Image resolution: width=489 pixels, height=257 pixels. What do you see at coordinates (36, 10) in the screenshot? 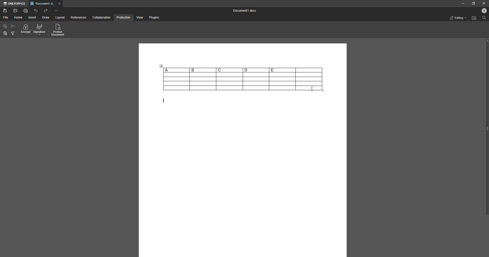
I see `Undo` at bounding box center [36, 10].